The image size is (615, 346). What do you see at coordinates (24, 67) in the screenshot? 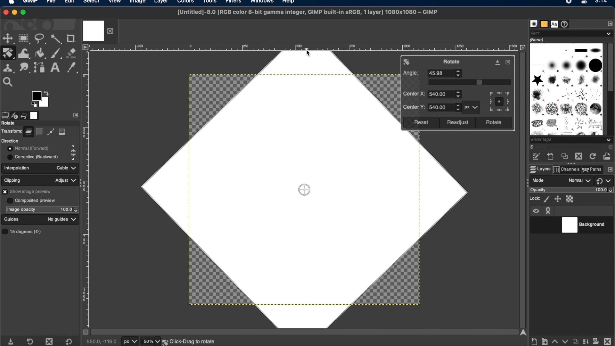
I see `smudge tool` at bounding box center [24, 67].